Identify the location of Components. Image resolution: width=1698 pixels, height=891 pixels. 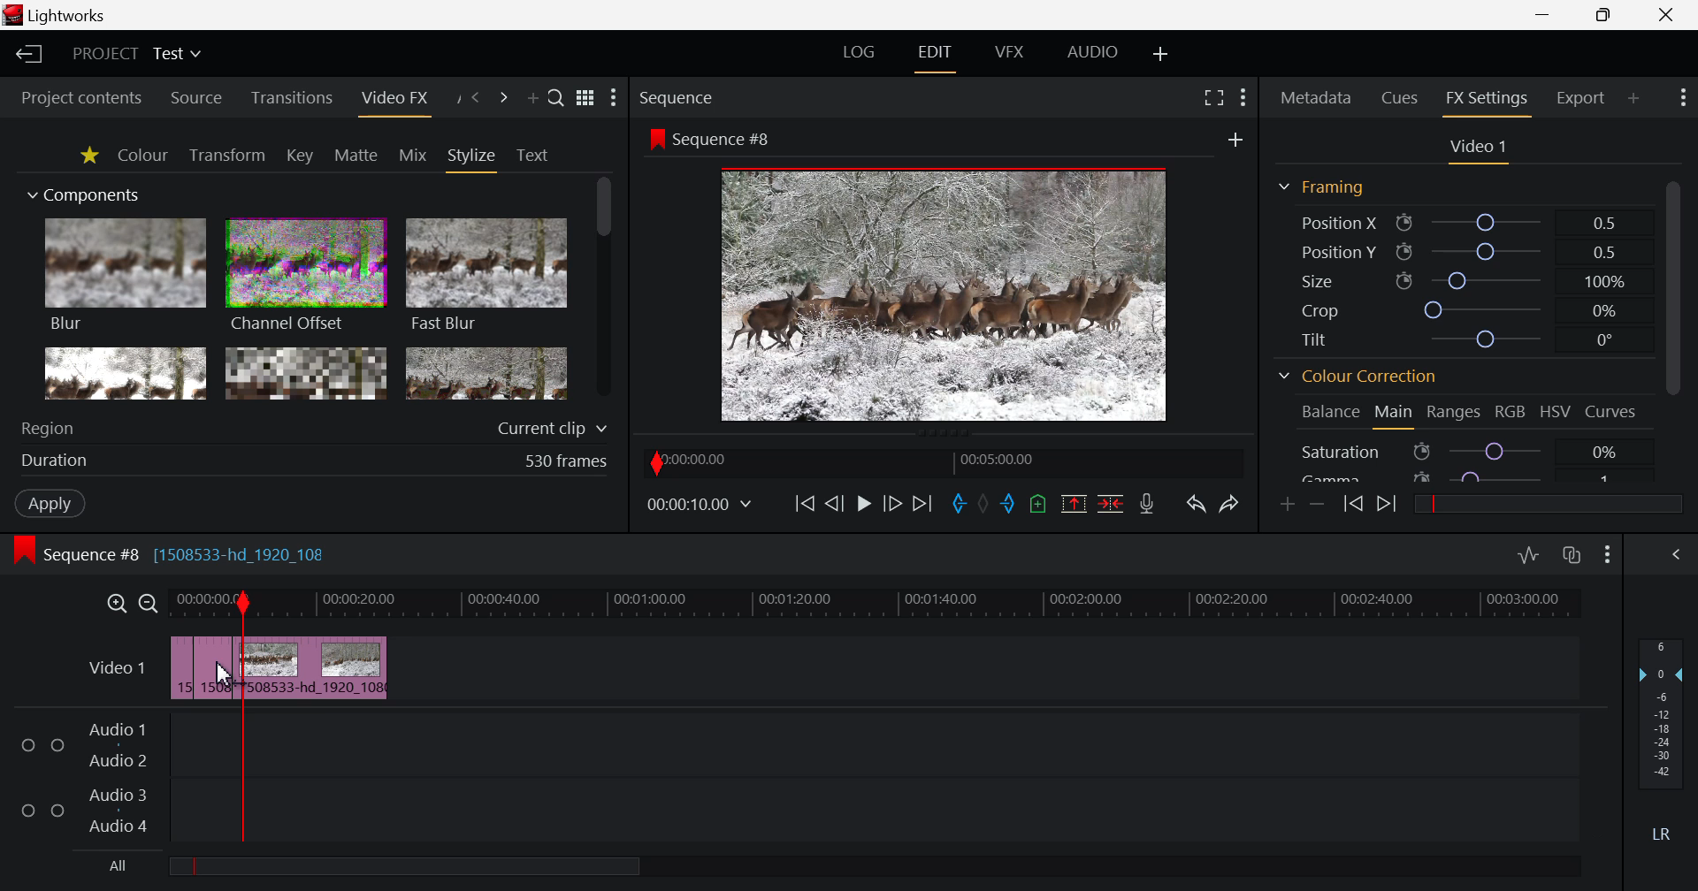
(86, 196).